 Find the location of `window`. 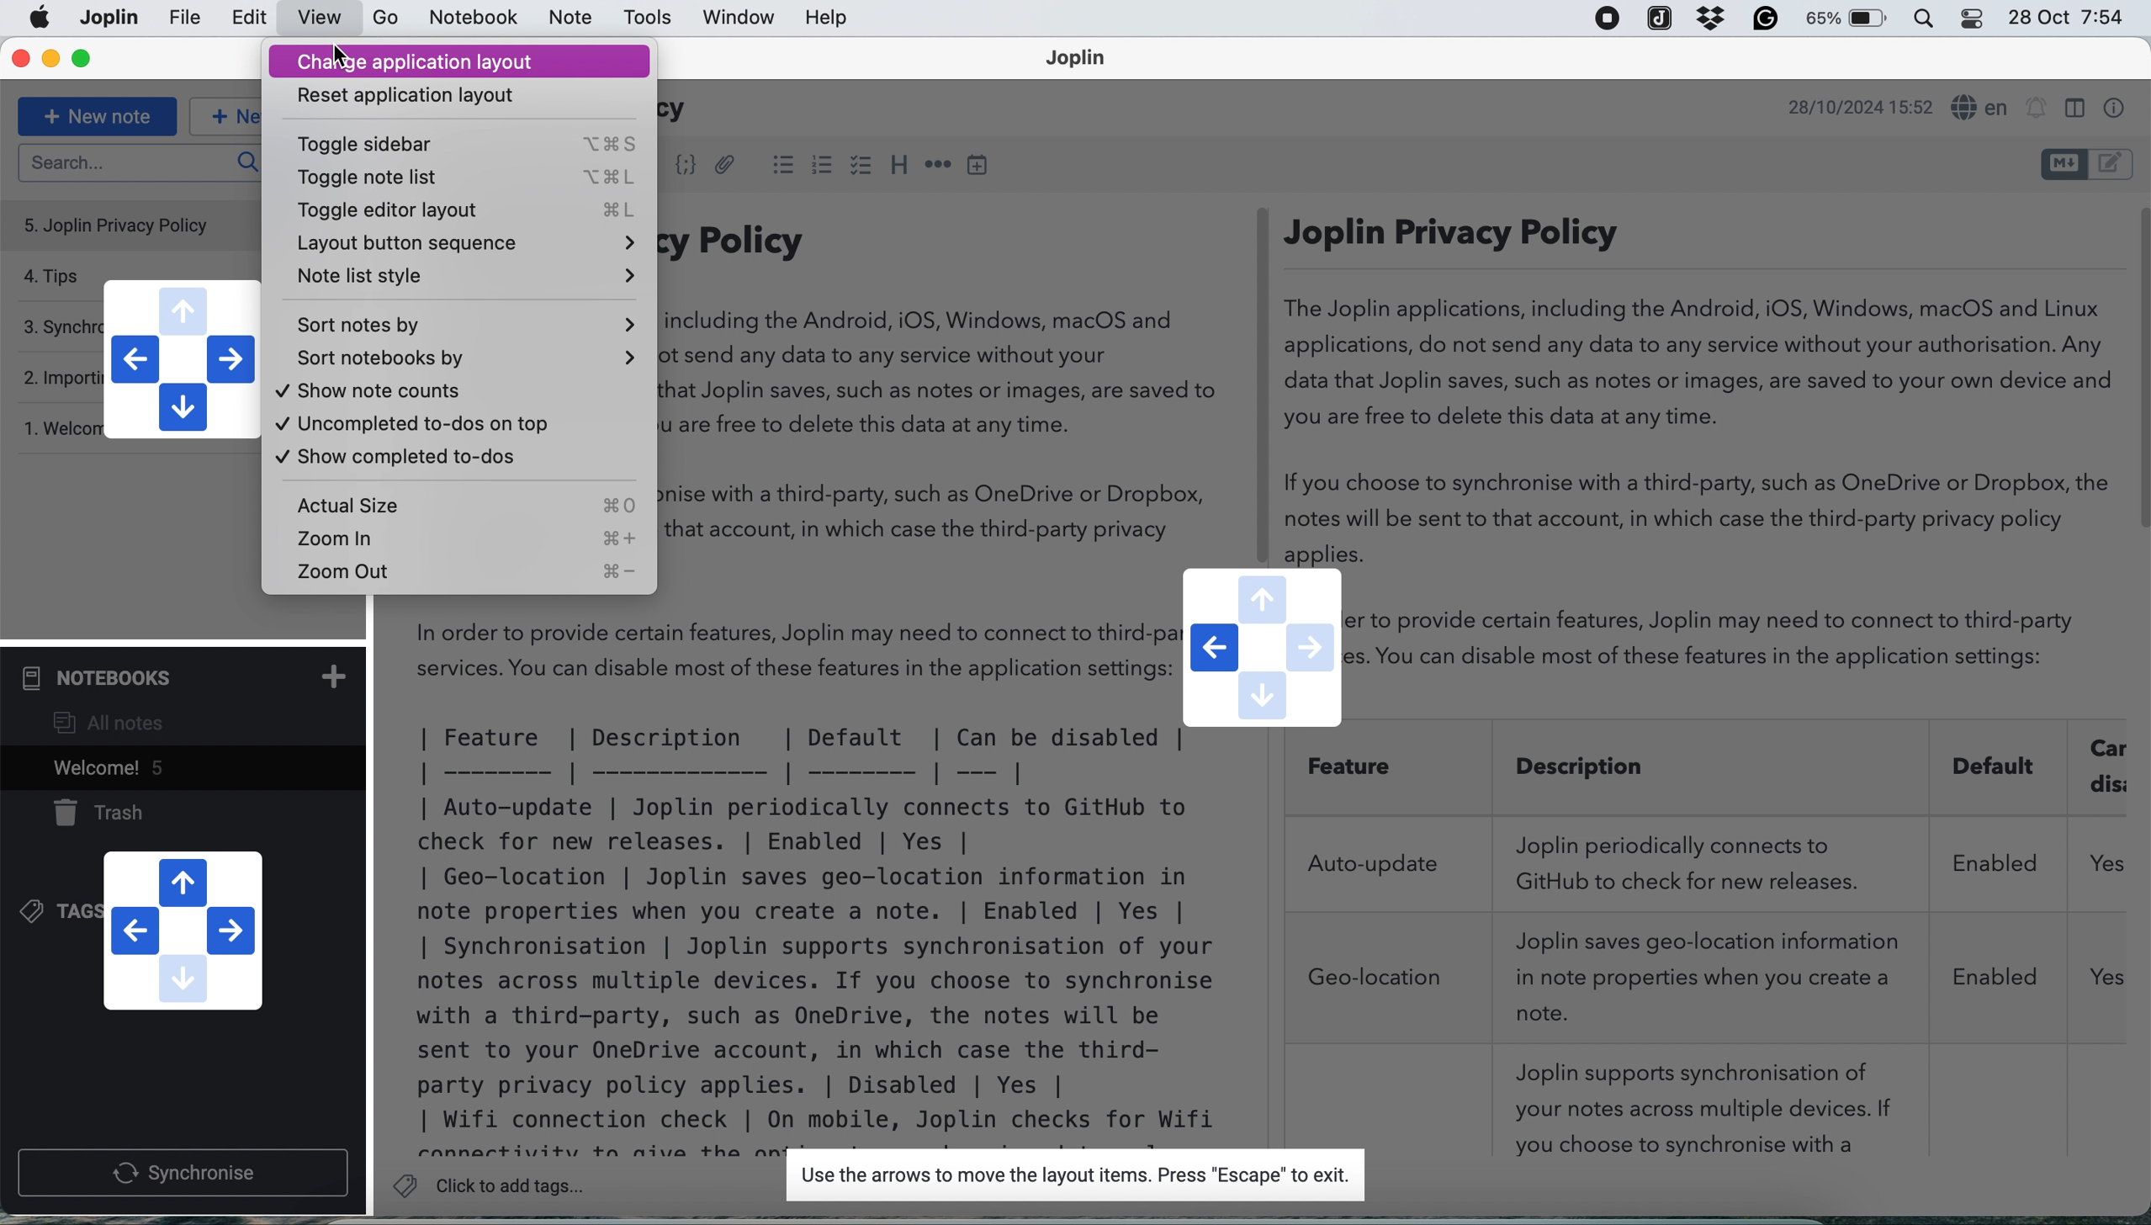

window is located at coordinates (734, 19).